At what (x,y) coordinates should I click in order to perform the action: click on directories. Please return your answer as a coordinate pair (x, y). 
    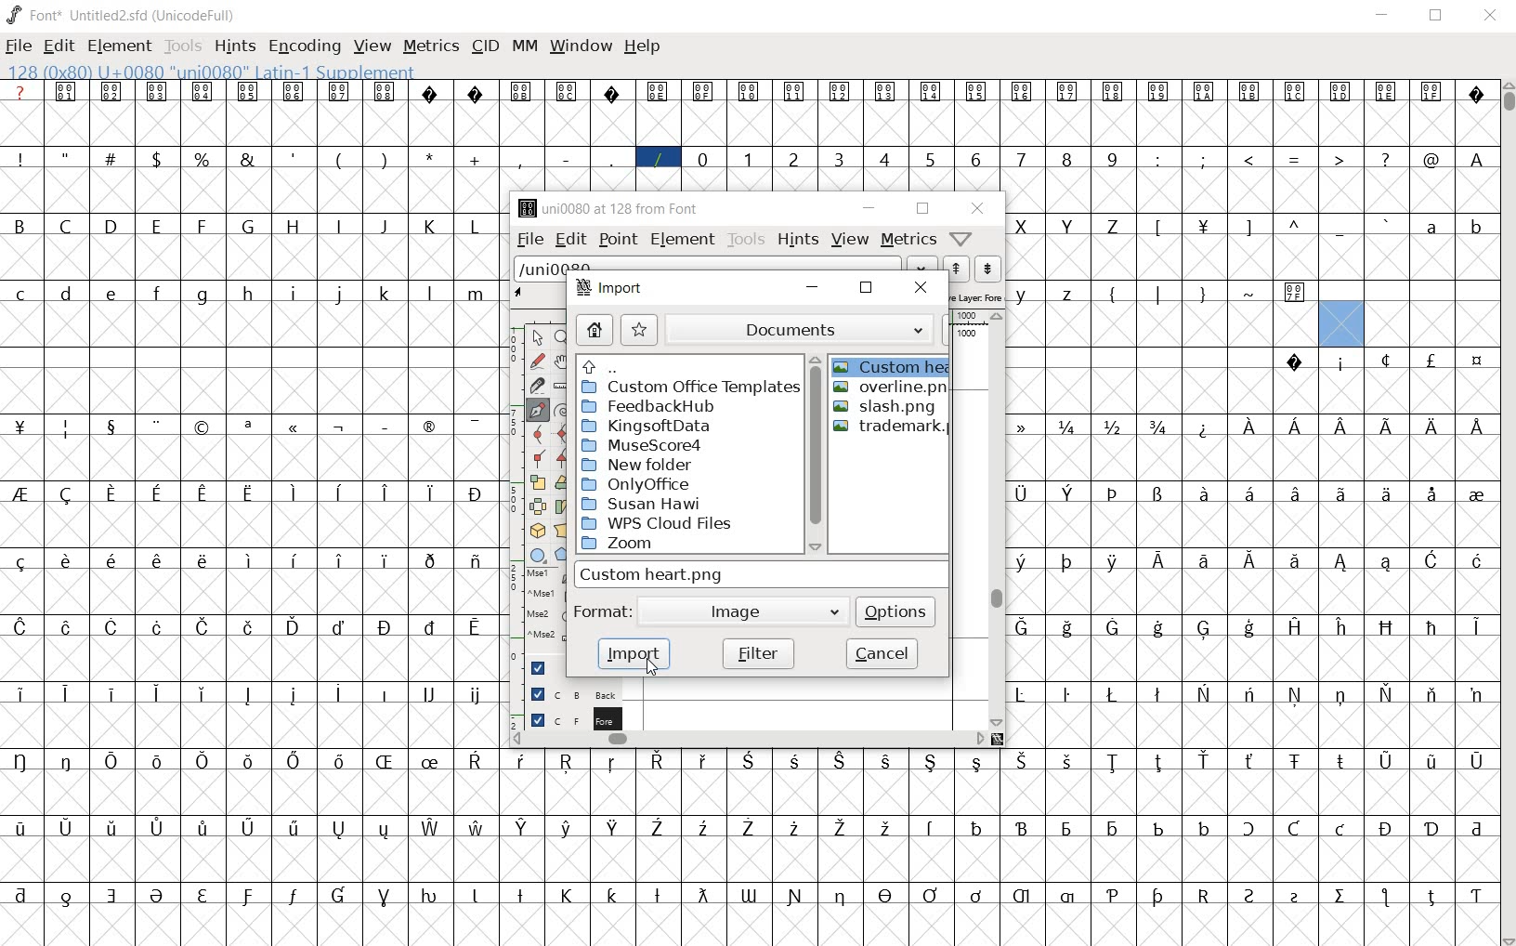
    Looking at the image, I should click on (689, 456).